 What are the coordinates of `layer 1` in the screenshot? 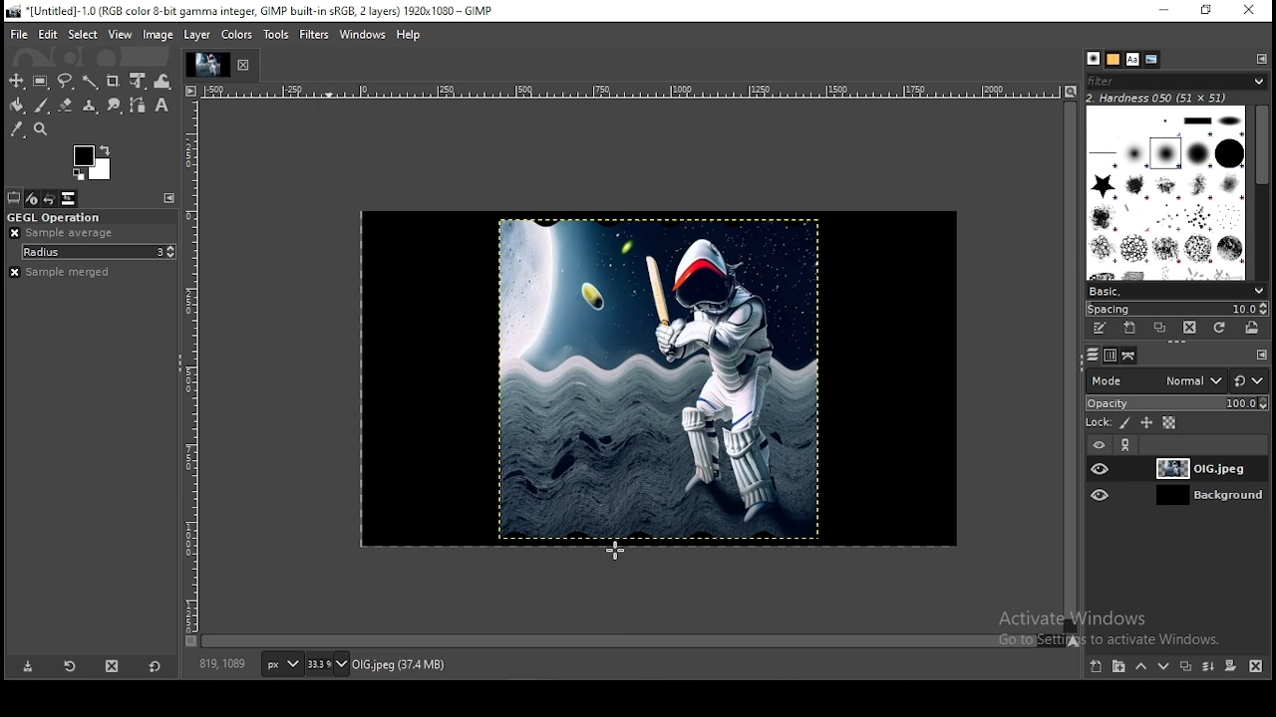 It's located at (1192, 469).